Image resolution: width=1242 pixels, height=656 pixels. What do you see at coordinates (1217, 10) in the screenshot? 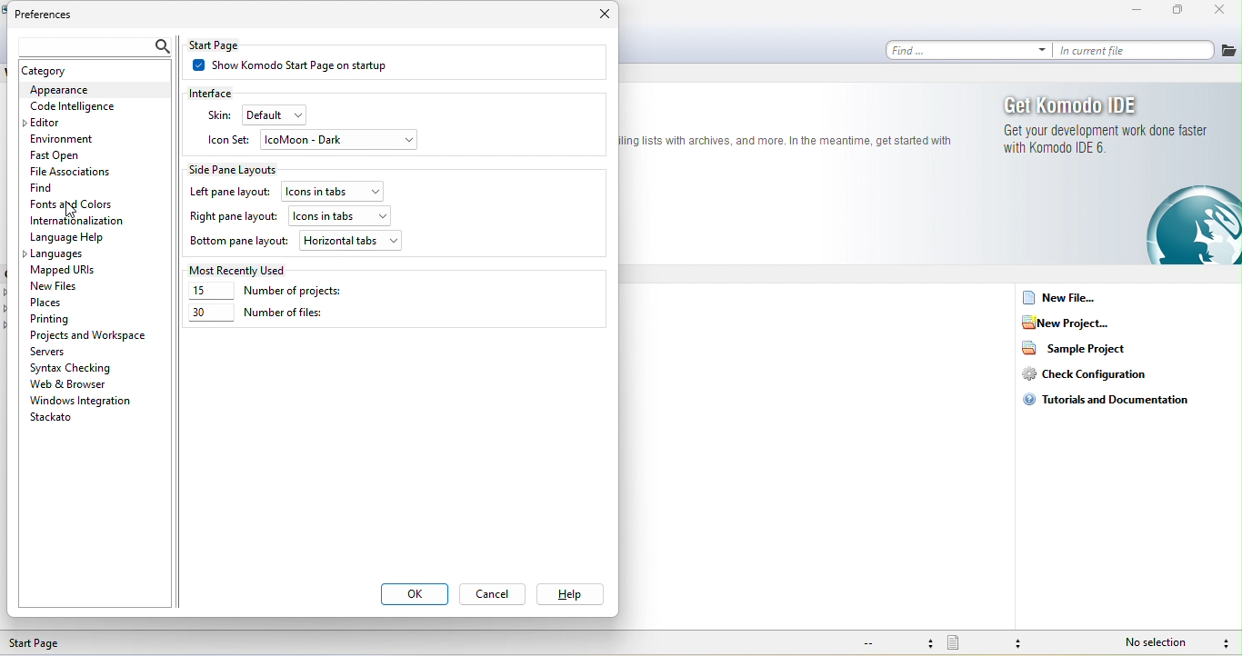
I see `close` at bounding box center [1217, 10].